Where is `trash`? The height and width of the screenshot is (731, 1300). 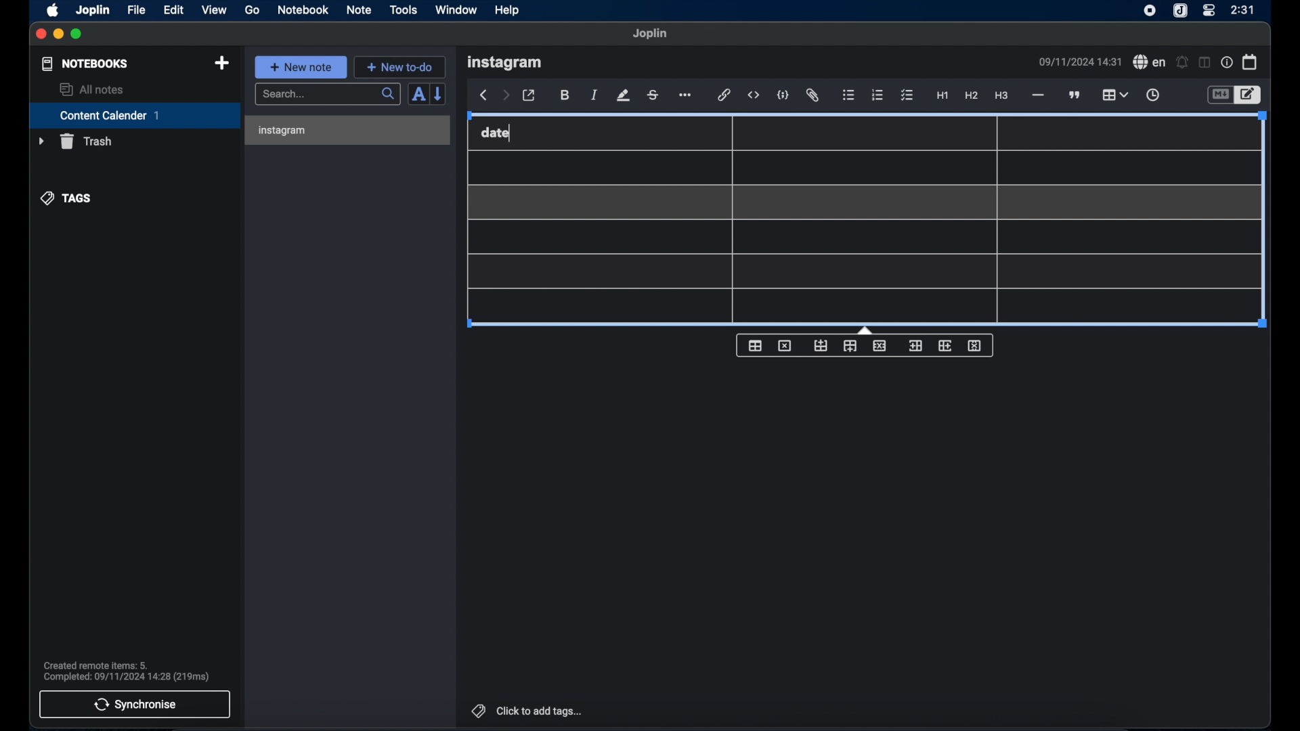
trash is located at coordinates (75, 141).